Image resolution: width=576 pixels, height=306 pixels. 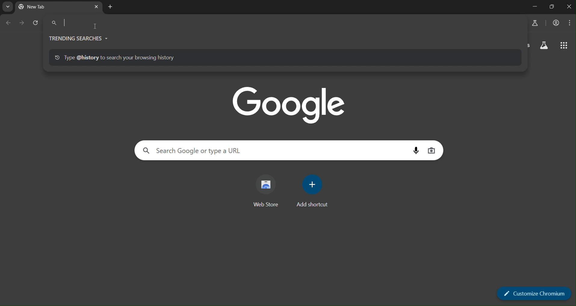 I want to click on account, so click(x=556, y=23).